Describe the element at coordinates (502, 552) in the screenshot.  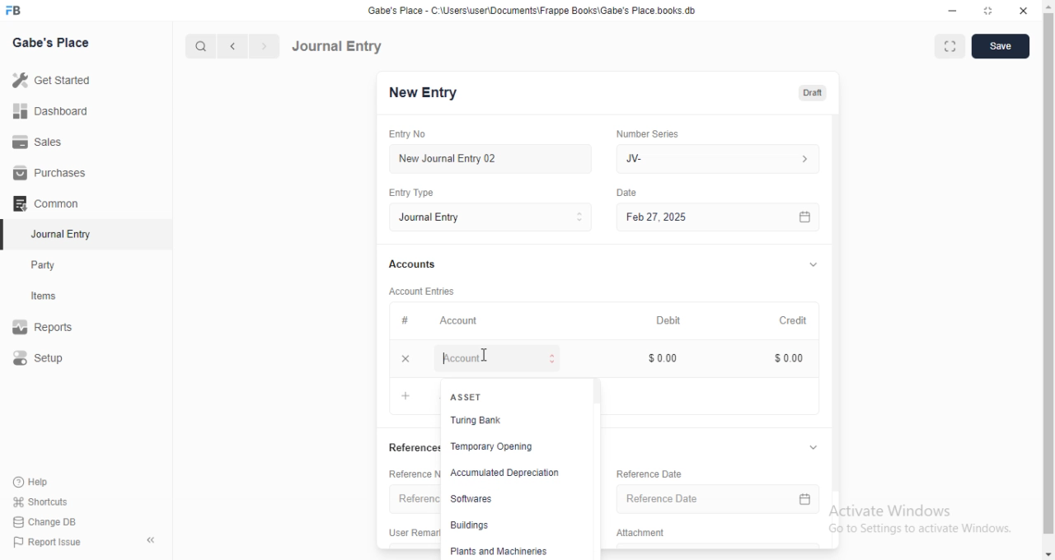
I see `Plants and Machineries` at that location.